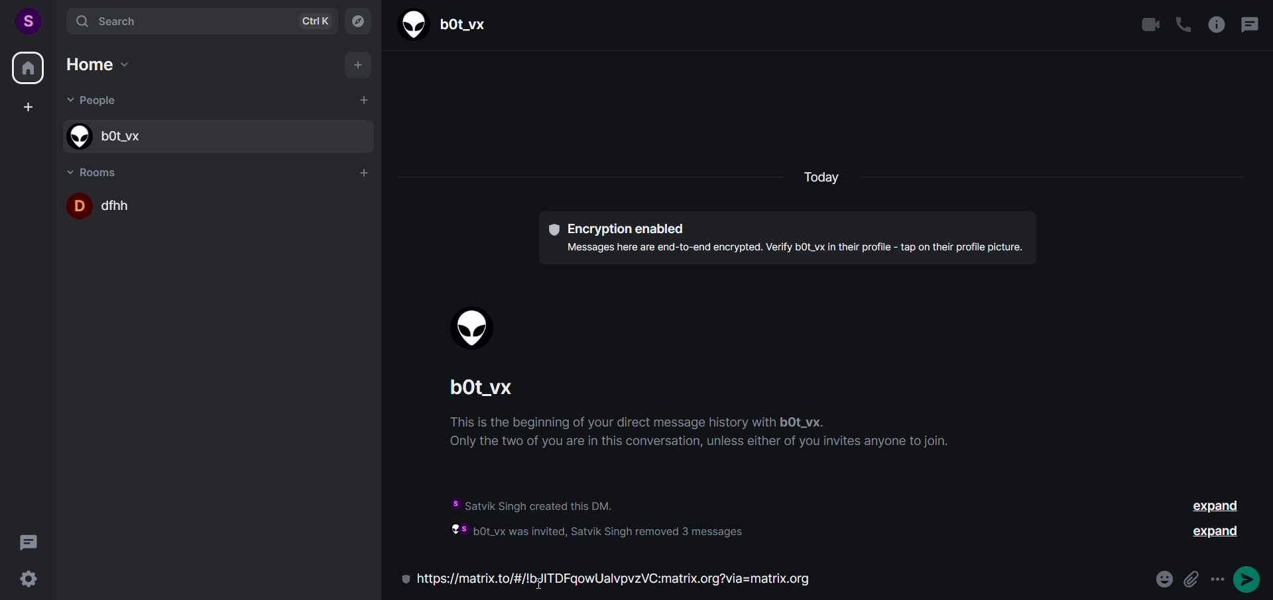  What do you see at coordinates (97, 170) in the screenshot?
I see `room` at bounding box center [97, 170].